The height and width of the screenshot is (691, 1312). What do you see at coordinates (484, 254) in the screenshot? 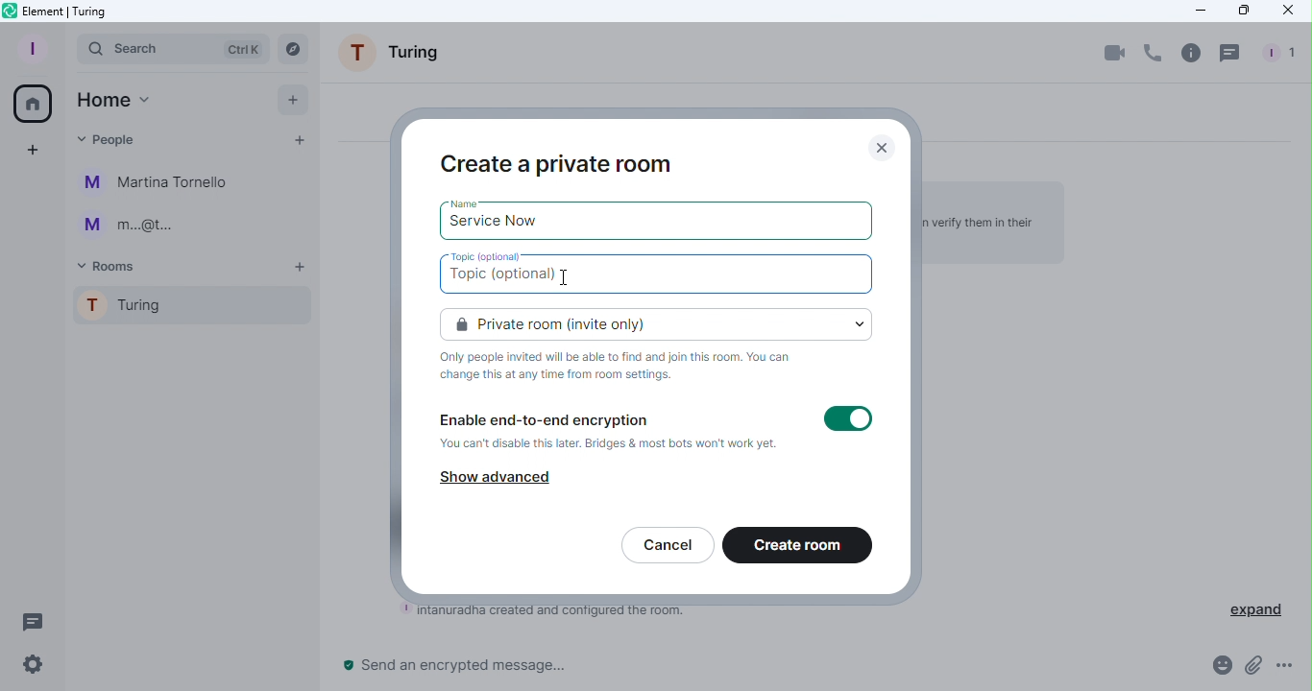
I see `Topic ` at bounding box center [484, 254].